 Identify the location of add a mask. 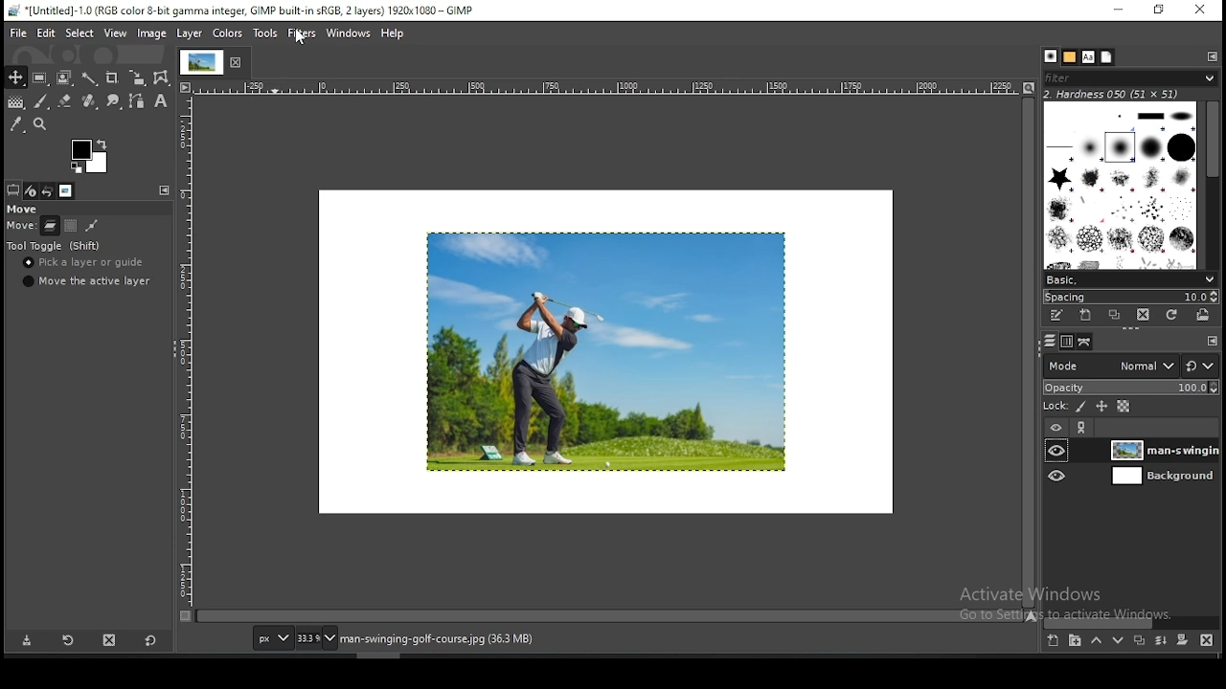
(1184, 640).